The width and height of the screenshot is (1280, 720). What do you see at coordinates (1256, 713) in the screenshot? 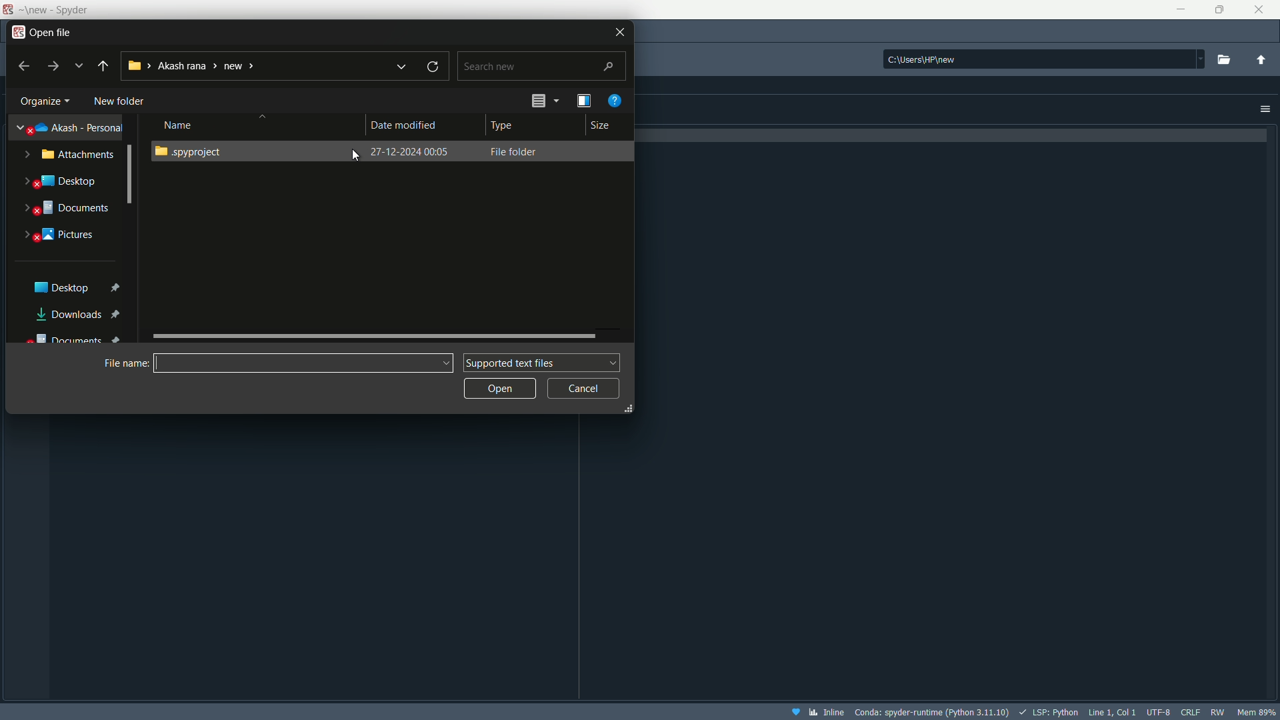
I see `memory usage` at bounding box center [1256, 713].